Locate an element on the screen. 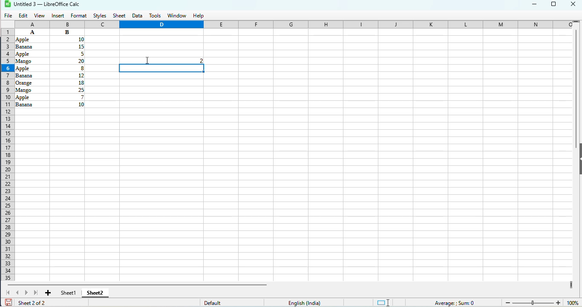 This screenshot has width=582, height=307. logo is located at coordinates (7, 4).